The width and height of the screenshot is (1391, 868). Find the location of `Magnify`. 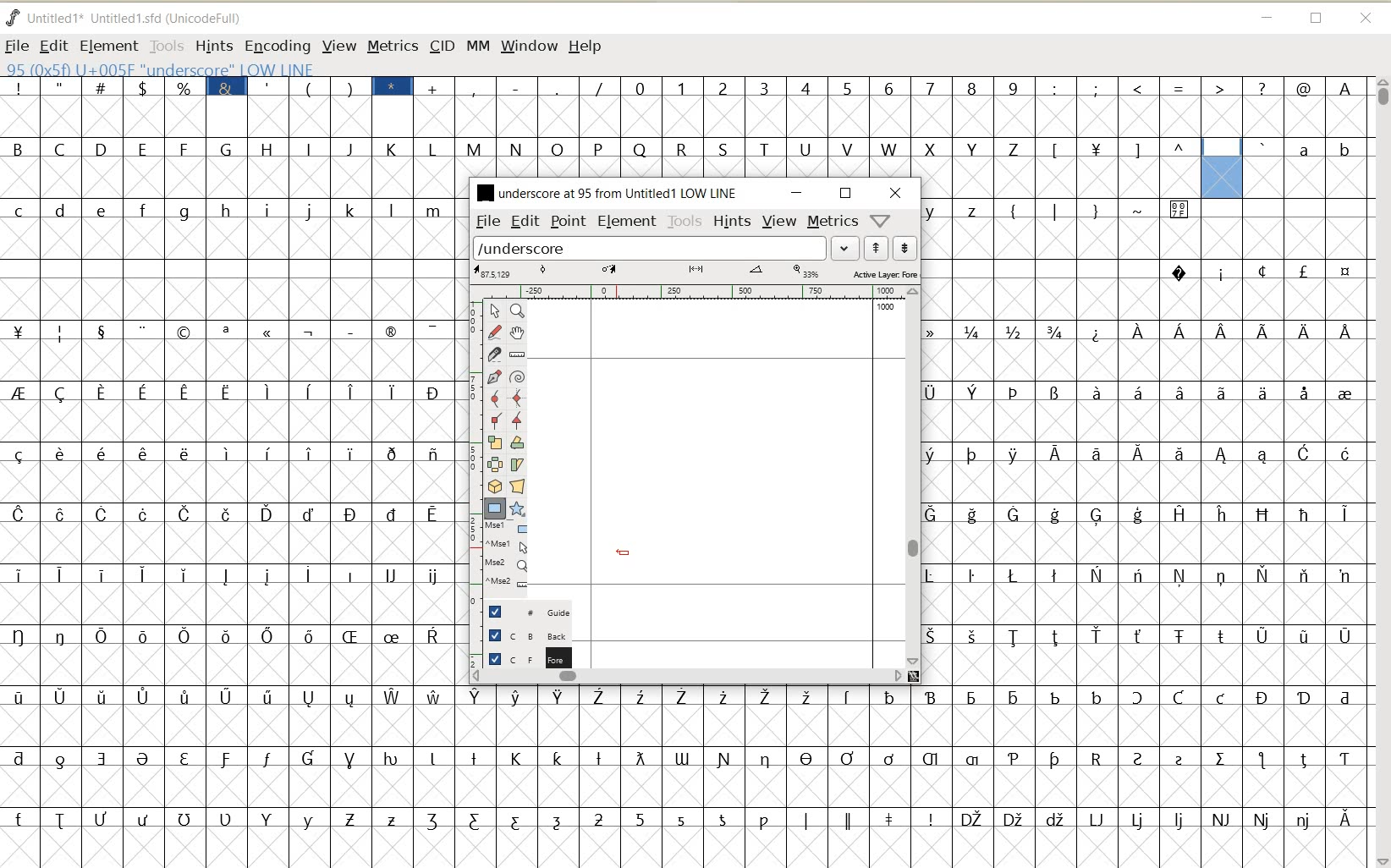

Magnify is located at coordinates (516, 310).